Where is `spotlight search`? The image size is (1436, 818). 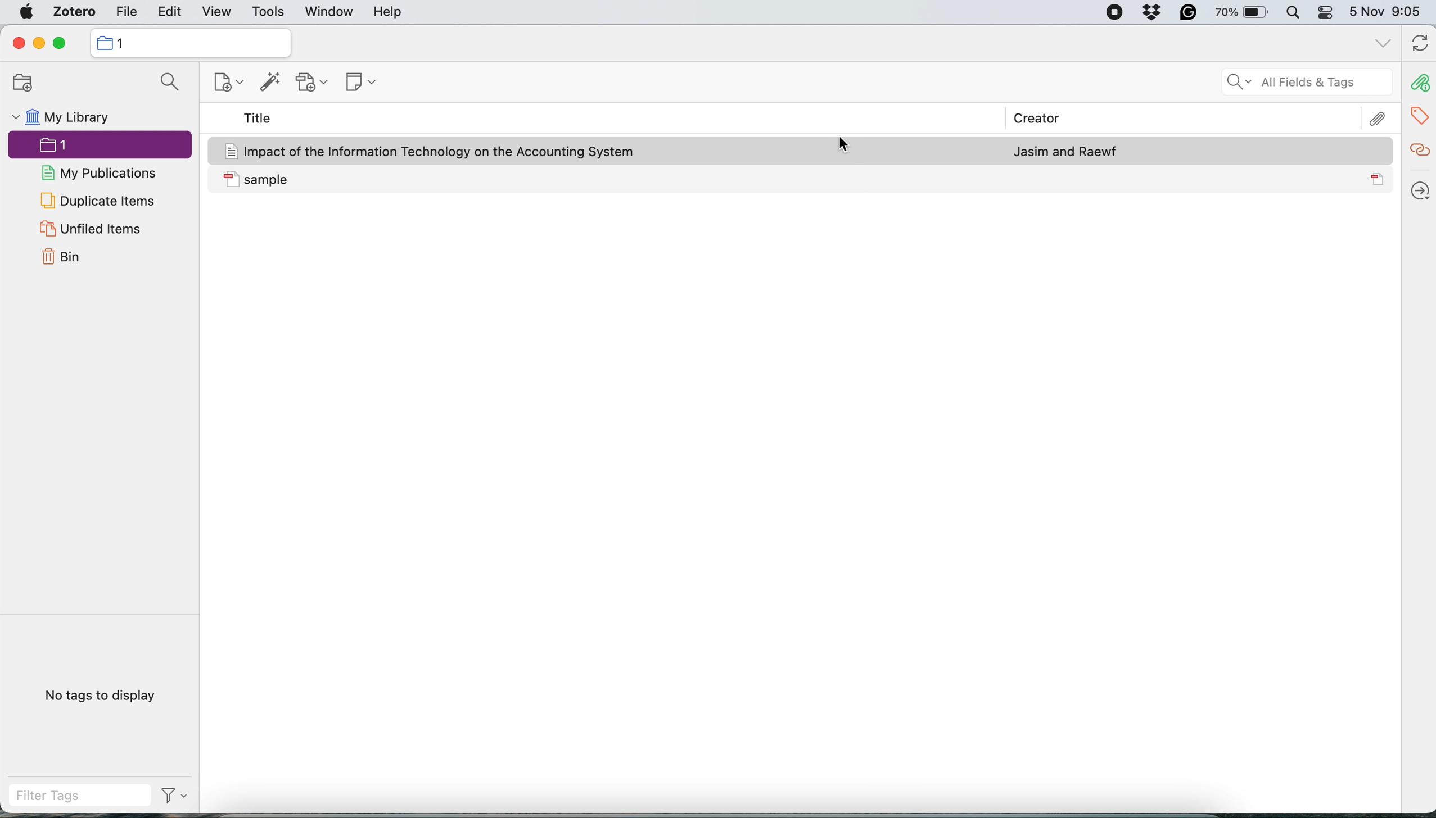
spotlight search is located at coordinates (1293, 14).